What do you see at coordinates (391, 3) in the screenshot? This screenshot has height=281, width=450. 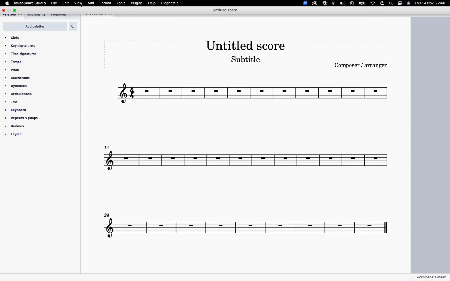 I see `search` at bounding box center [391, 3].